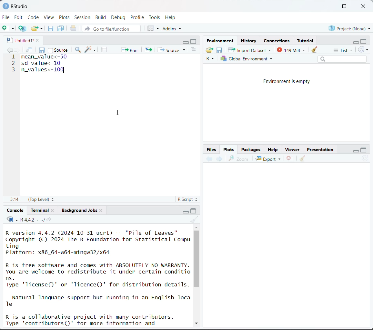 The width and height of the screenshot is (373, 330). Describe the element at coordinates (61, 28) in the screenshot. I see `save all open documents` at that location.